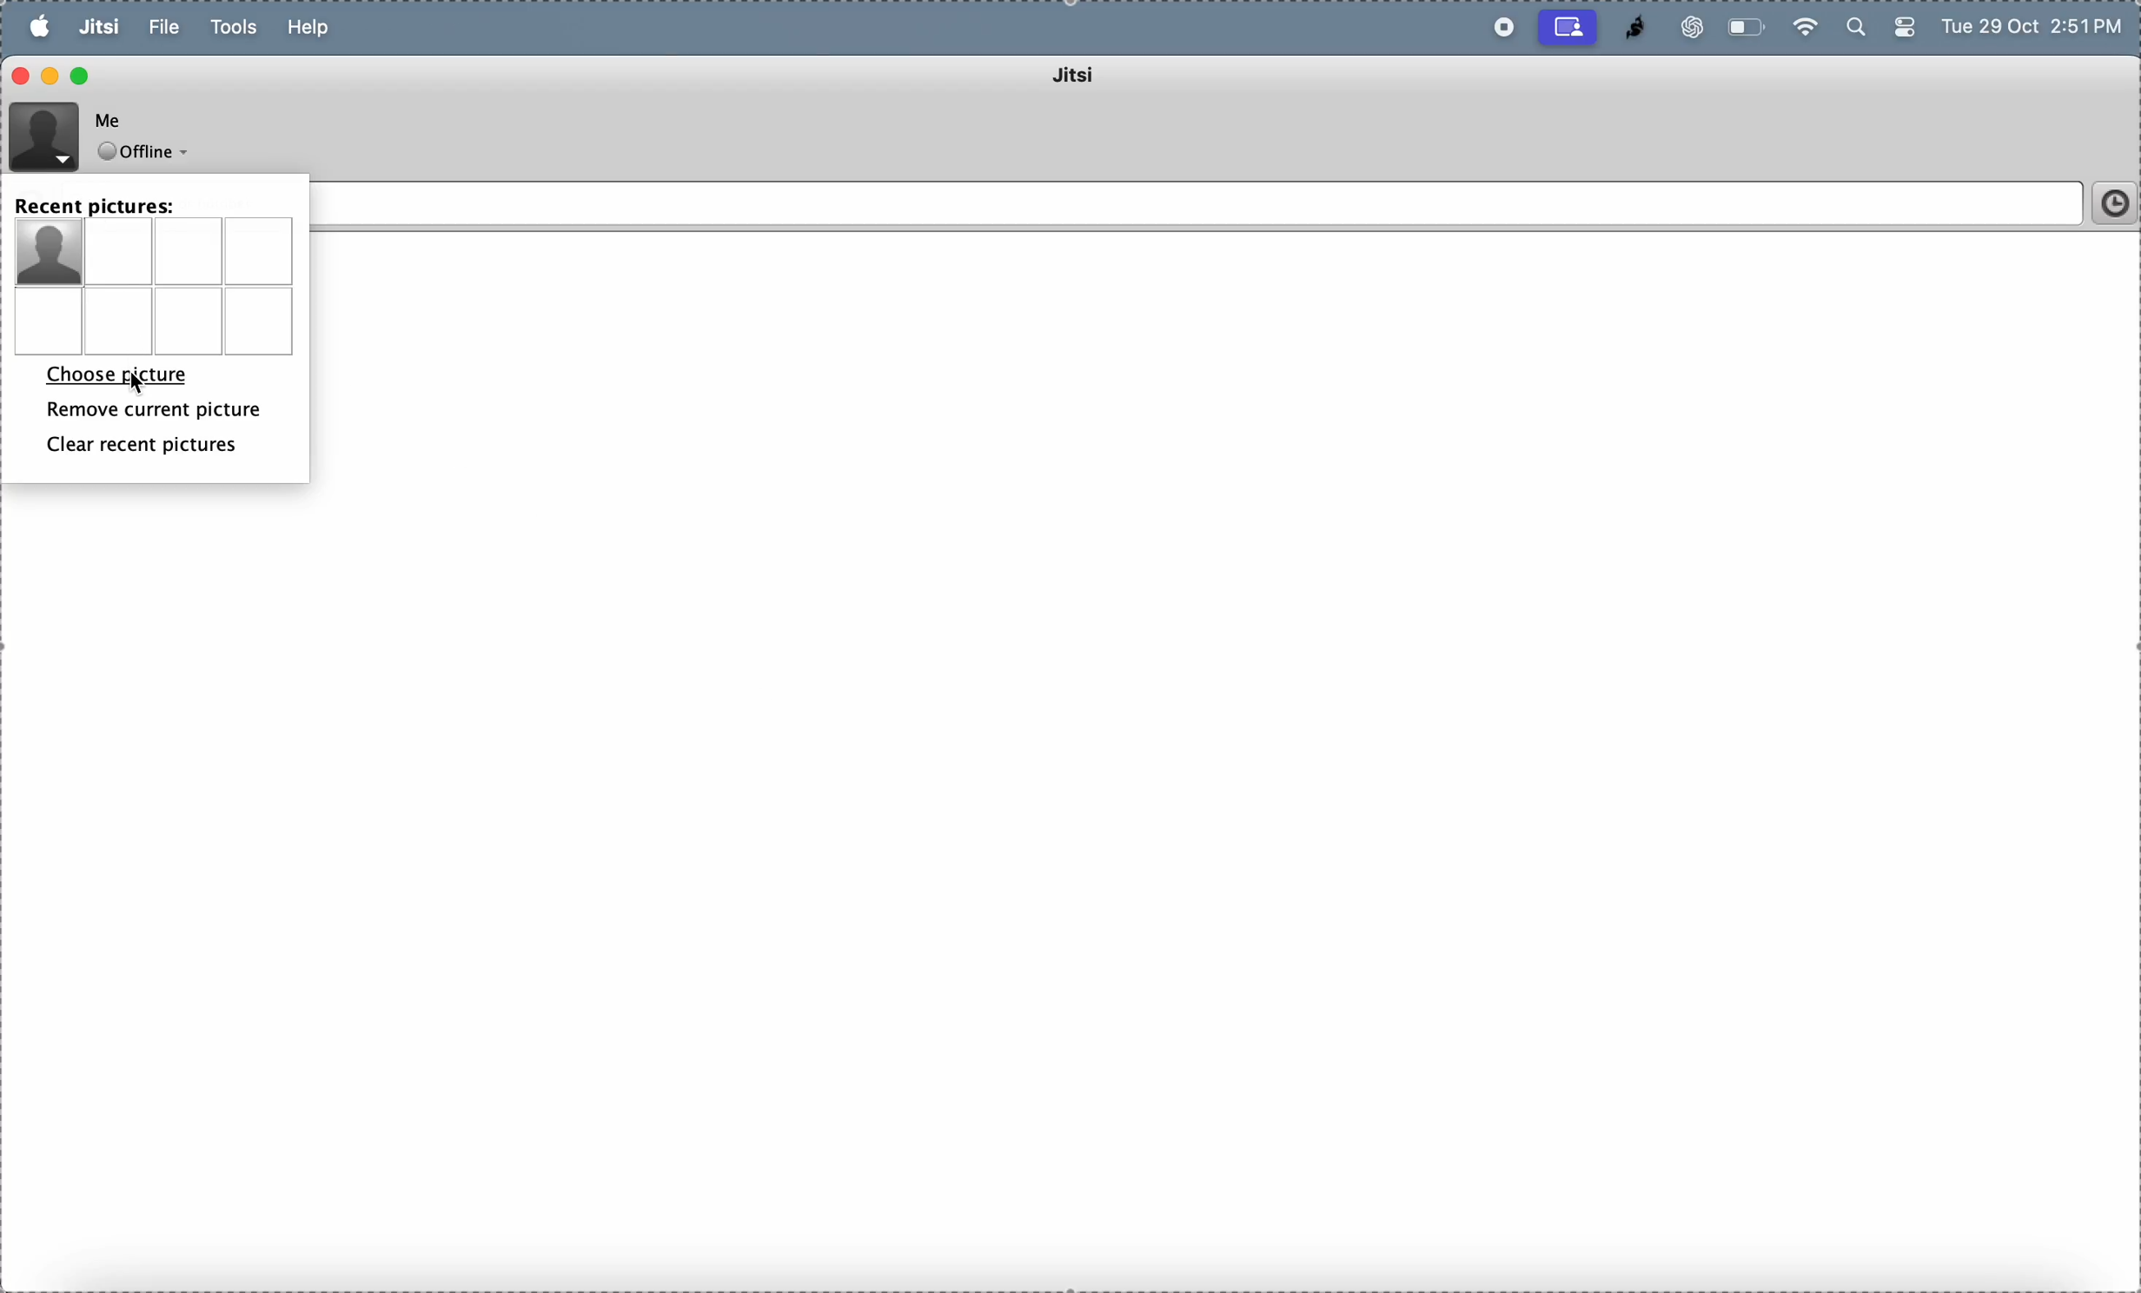 The width and height of the screenshot is (2141, 1293). Describe the element at coordinates (1568, 27) in the screenshot. I see `cast` at that location.